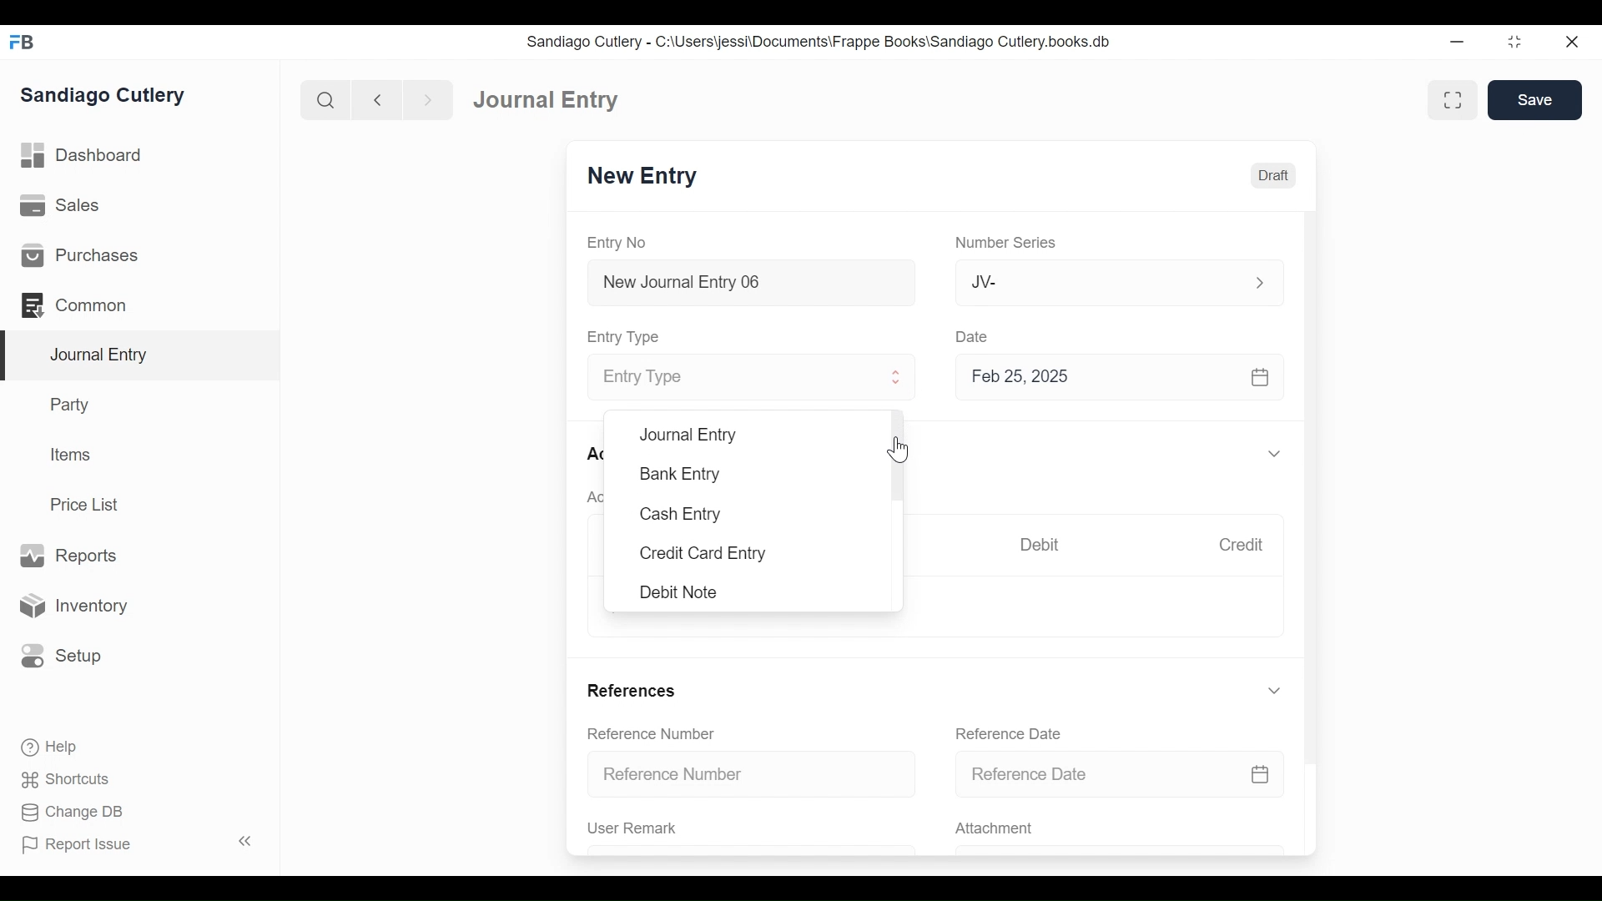 The width and height of the screenshot is (1602, 901). I want to click on Setup, so click(58, 655).